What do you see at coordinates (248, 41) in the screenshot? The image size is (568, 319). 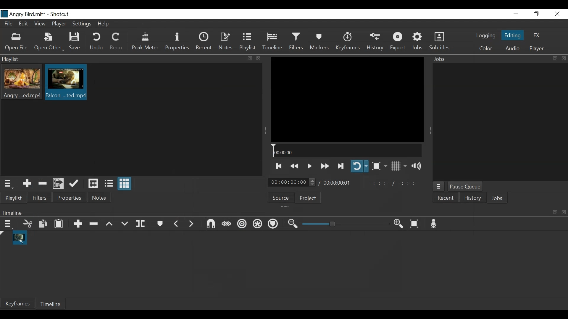 I see `Playlist` at bounding box center [248, 41].